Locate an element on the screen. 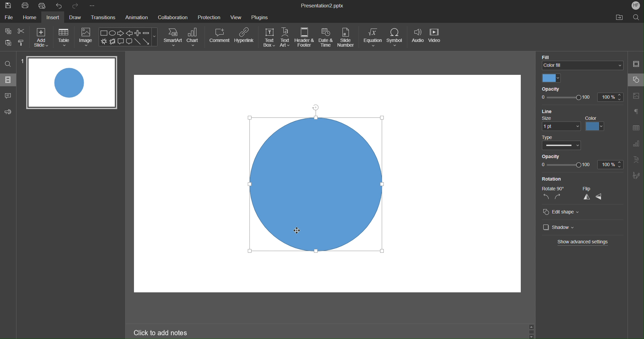  Table is located at coordinates (64, 37).